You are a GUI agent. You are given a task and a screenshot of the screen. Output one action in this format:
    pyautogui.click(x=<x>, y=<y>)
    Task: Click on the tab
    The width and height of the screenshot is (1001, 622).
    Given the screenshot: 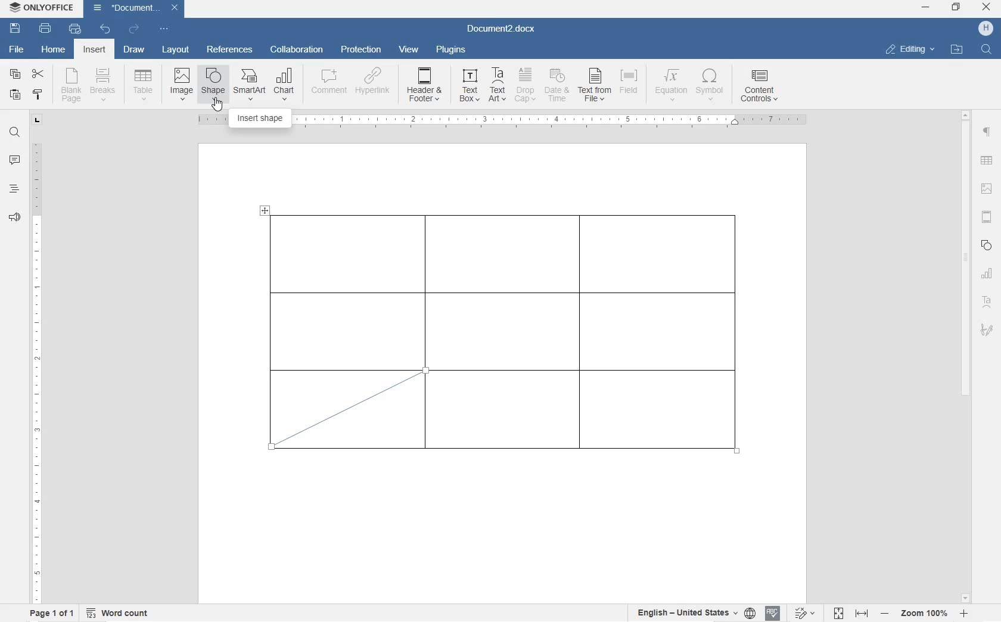 What is the action you would take?
    pyautogui.click(x=38, y=122)
    